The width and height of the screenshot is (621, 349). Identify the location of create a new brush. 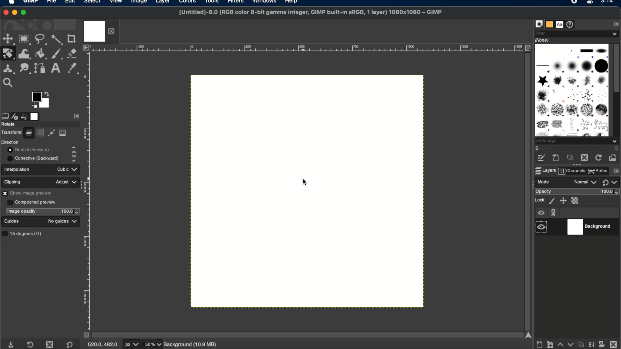
(556, 158).